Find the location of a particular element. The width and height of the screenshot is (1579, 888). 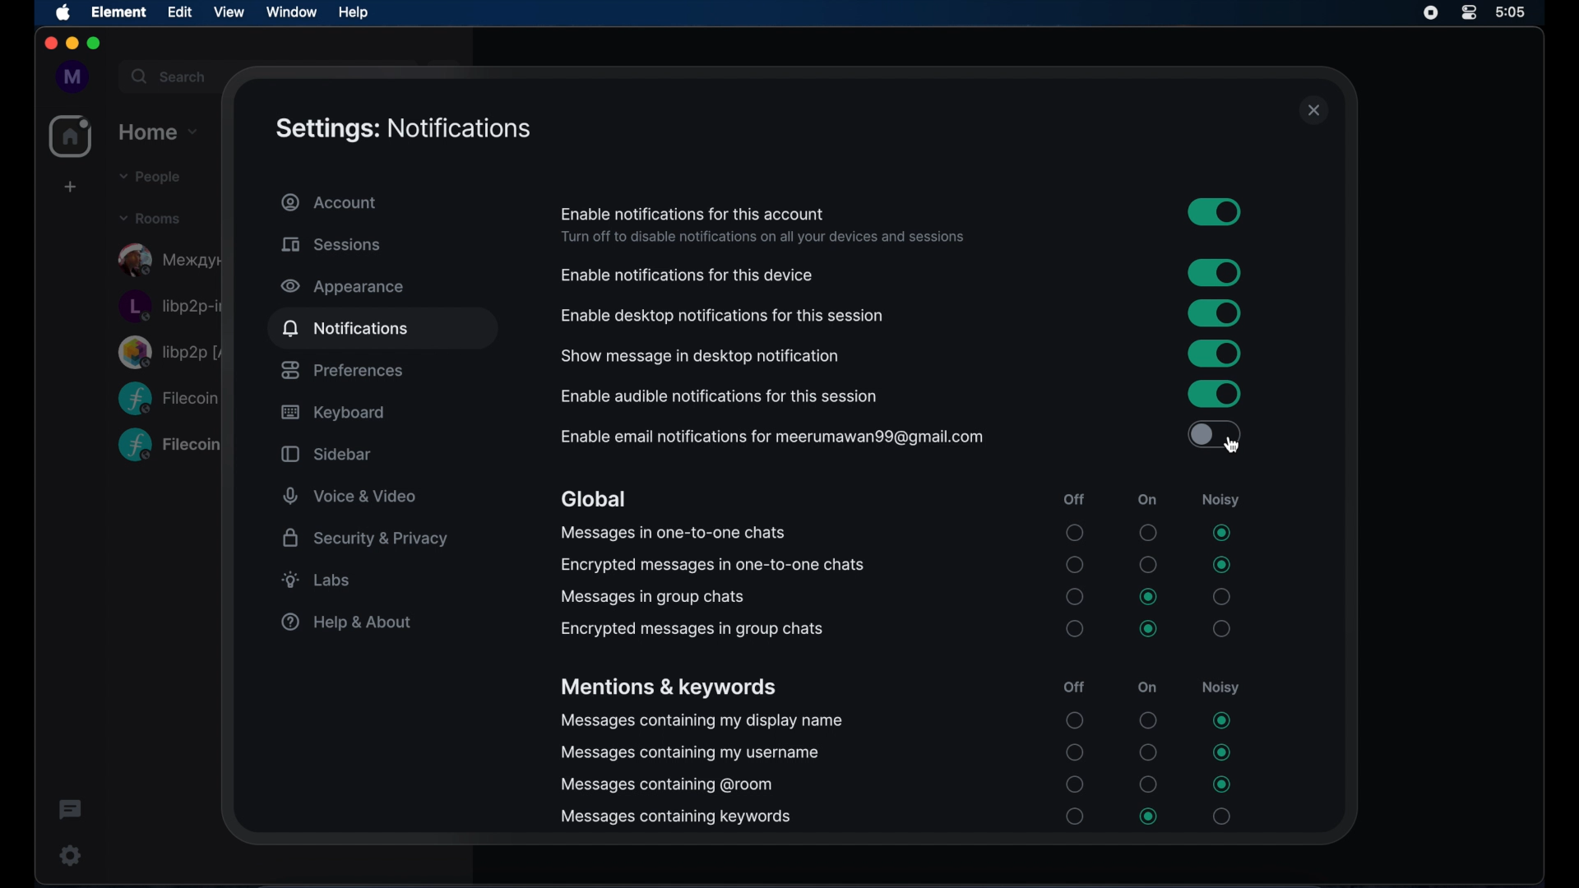

view is located at coordinates (229, 12).